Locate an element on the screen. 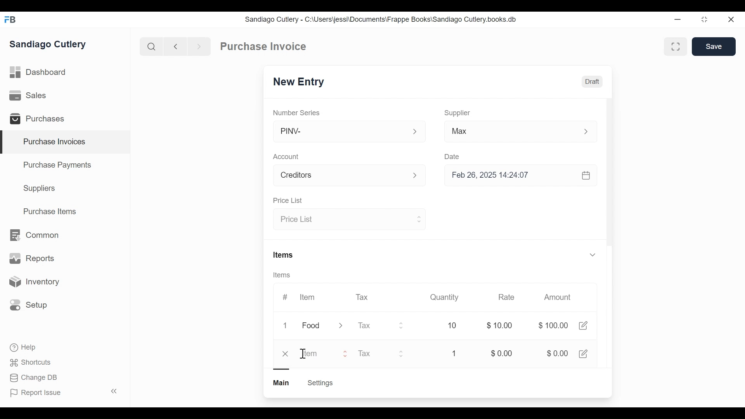 The height and width of the screenshot is (419, 745). Sales is located at coordinates (29, 96).